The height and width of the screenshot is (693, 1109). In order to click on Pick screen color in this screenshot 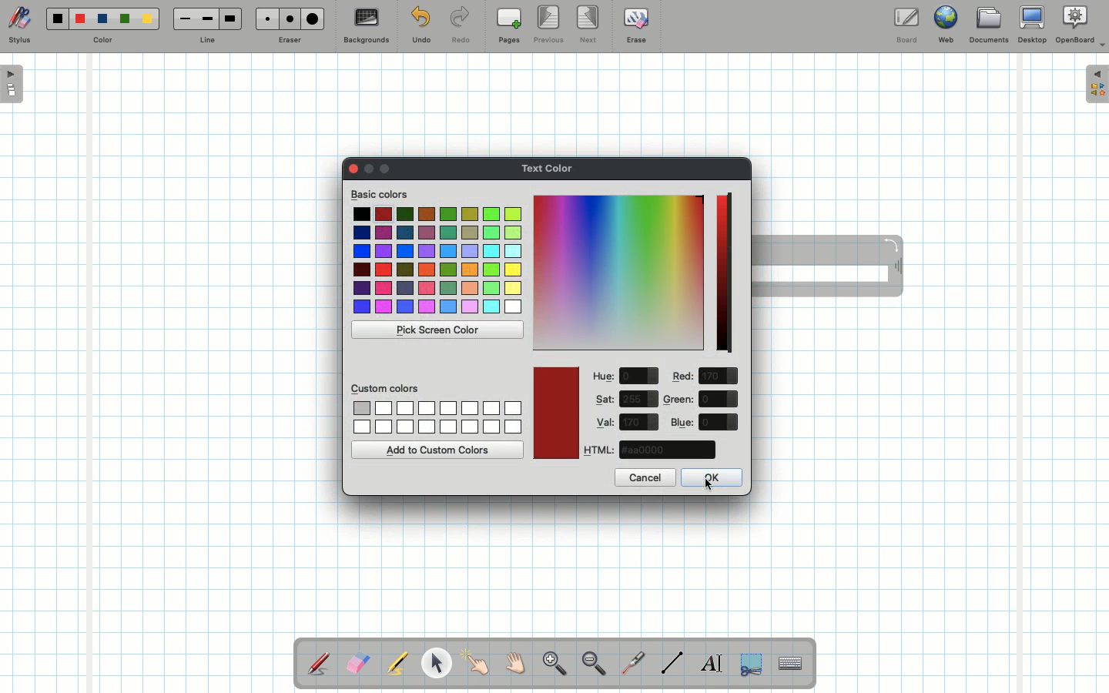, I will do `click(438, 330)`.